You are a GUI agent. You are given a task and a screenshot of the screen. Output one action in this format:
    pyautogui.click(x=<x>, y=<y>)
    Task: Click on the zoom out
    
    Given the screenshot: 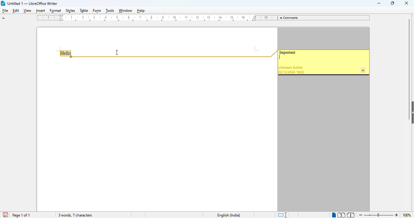 What is the action you would take?
    pyautogui.click(x=361, y=215)
    